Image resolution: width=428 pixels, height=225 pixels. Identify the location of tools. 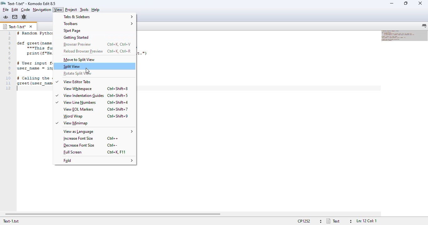
(84, 9).